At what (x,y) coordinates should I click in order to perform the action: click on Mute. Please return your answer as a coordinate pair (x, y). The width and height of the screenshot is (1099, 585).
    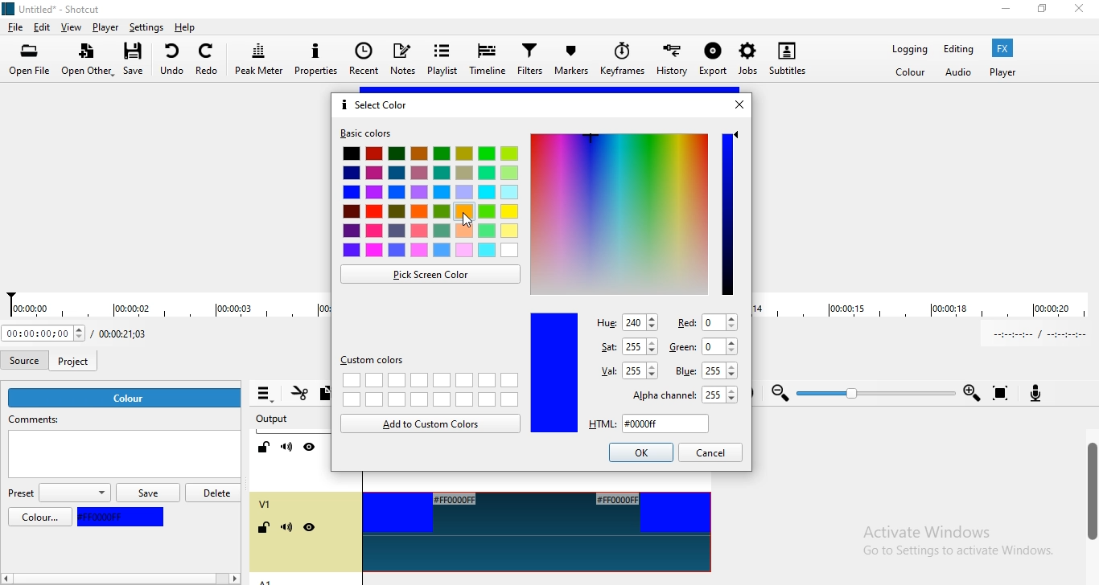
    Looking at the image, I should click on (287, 448).